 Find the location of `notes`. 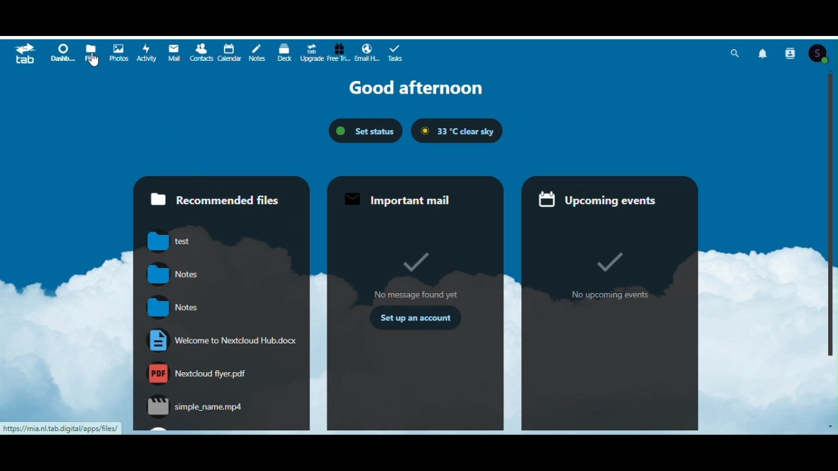

notes is located at coordinates (173, 273).